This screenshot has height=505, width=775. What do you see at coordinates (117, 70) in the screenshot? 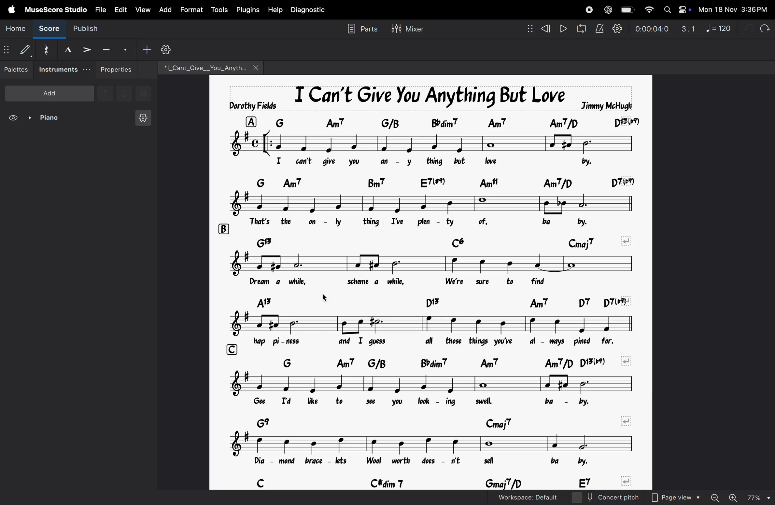
I see `properties` at bounding box center [117, 70].